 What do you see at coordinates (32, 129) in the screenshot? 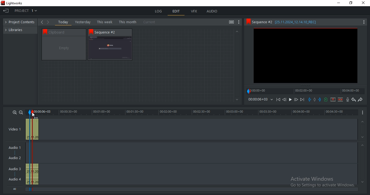
I see `video` at bounding box center [32, 129].